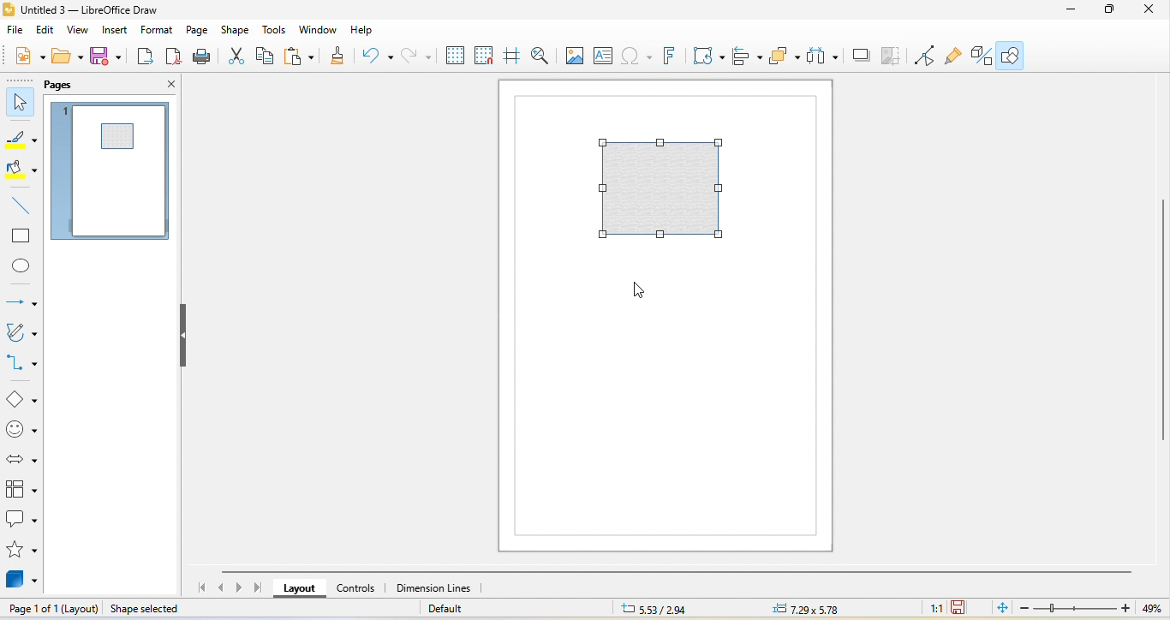 This screenshot has width=1170, height=620. What do you see at coordinates (174, 59) in the screenshot?
I see `export directly as pdf` at bounding box center [174, 59].